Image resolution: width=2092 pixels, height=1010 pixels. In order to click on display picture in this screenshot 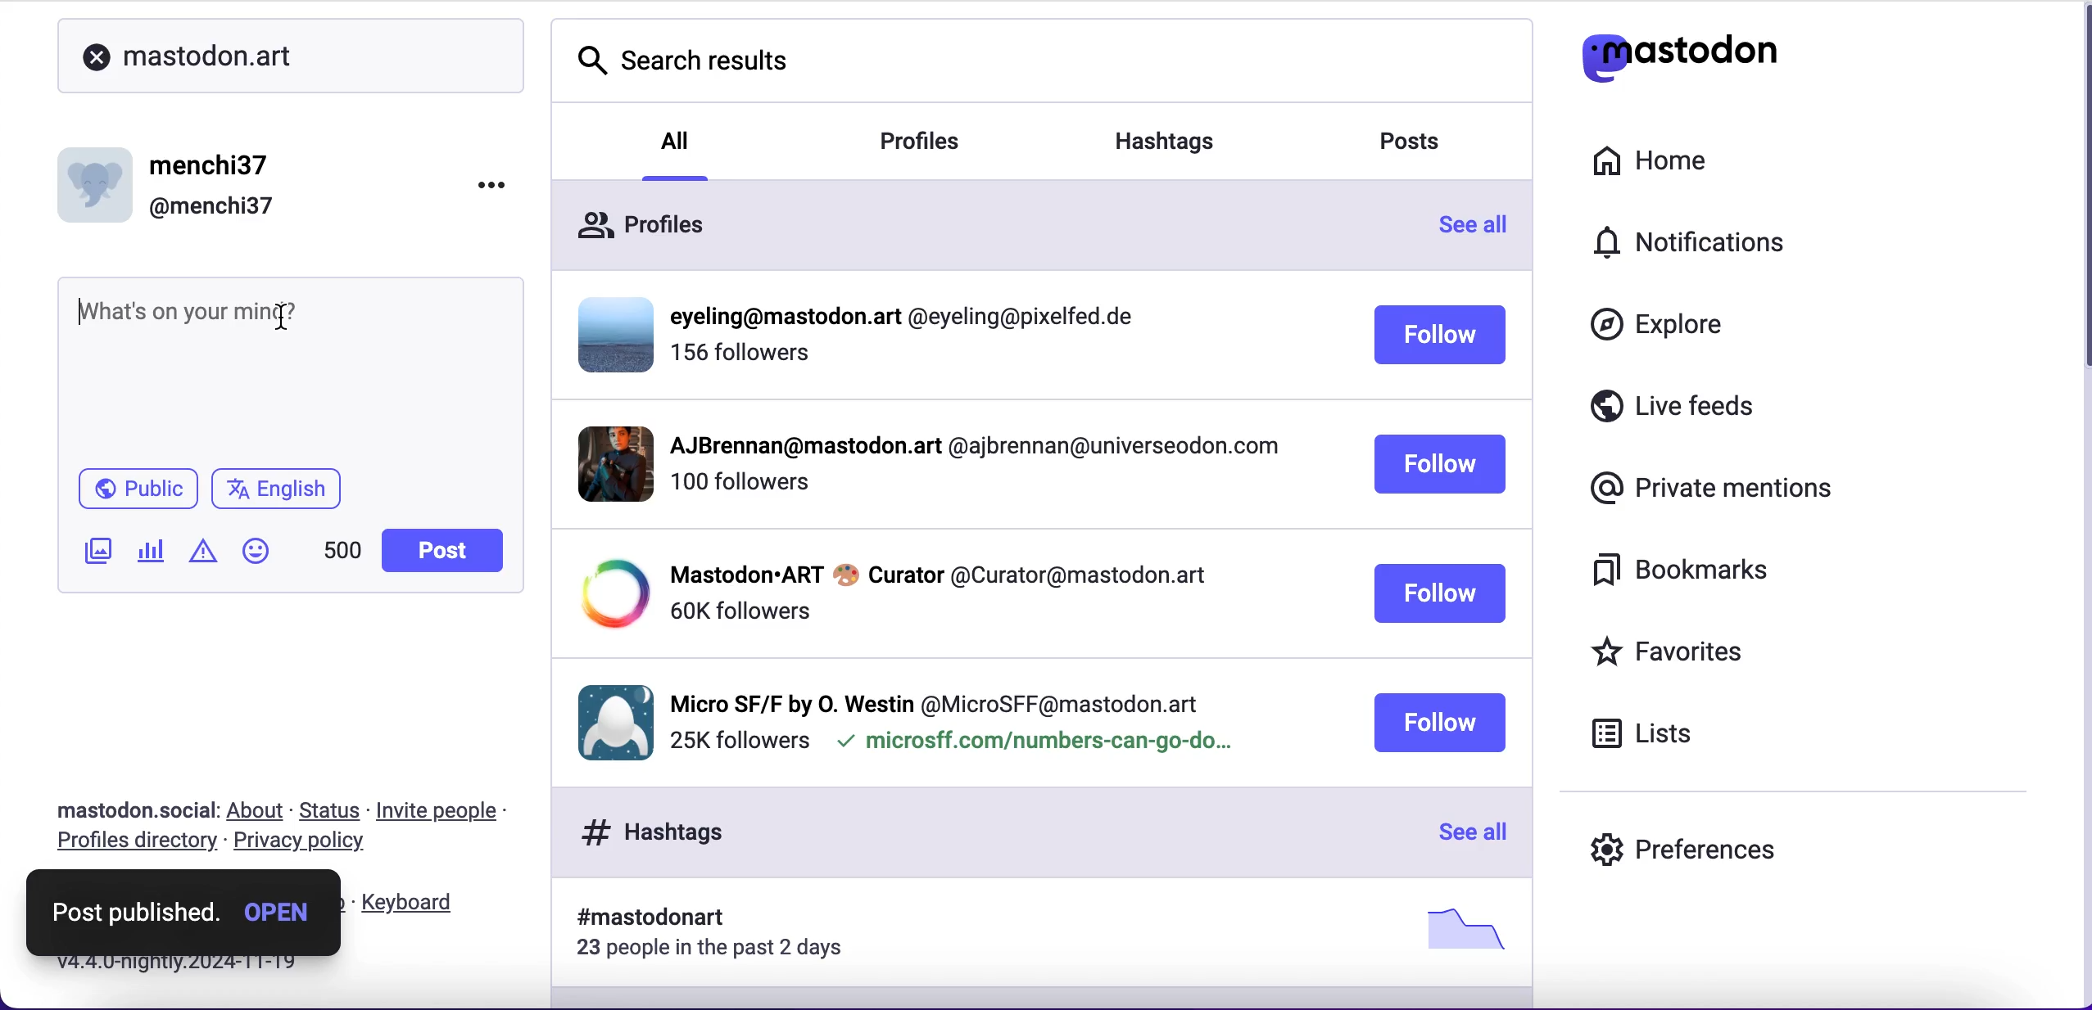, I will do `click(602, 462)`.